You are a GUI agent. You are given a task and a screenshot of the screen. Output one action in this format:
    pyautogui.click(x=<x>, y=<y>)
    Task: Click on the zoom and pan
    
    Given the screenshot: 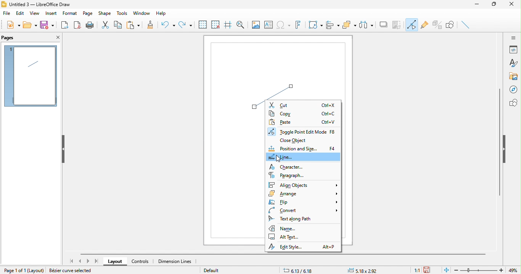 What is the action you would take?
    pyautogui.click(x=240, y=24)
    